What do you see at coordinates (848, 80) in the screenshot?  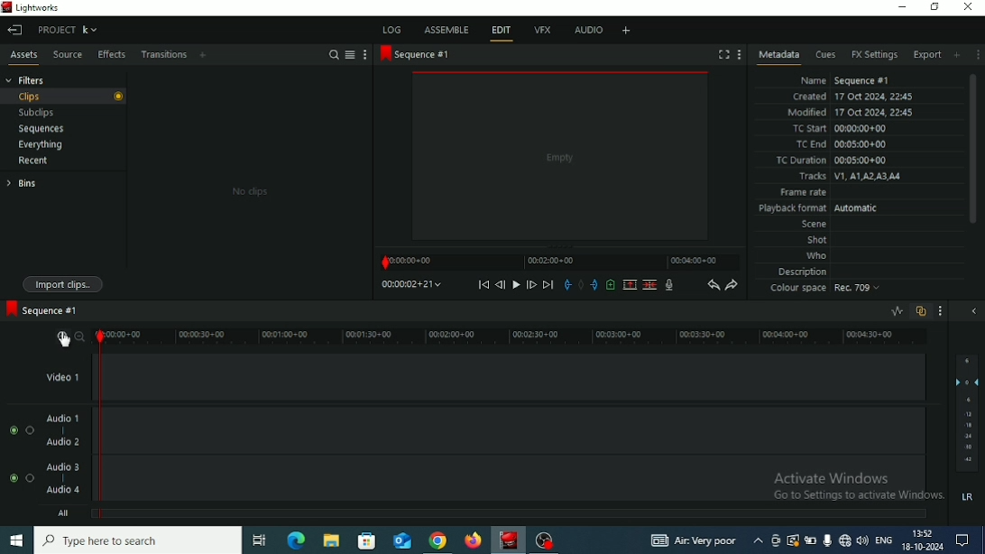 I see `Name` at bounding box center [848, 80].